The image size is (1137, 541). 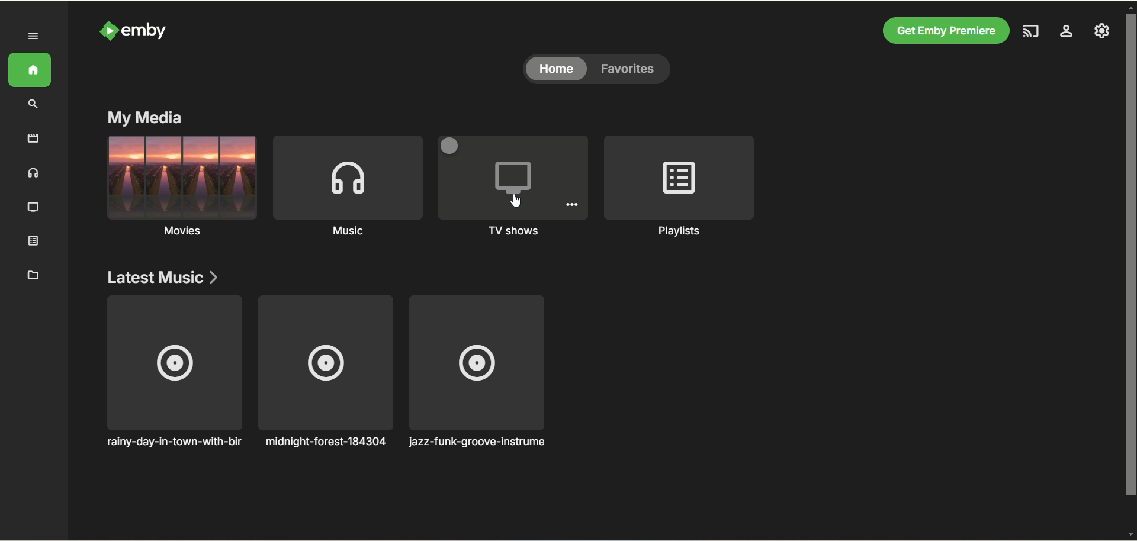 I want to click on manage emby server, so click(x=1101, y=31).